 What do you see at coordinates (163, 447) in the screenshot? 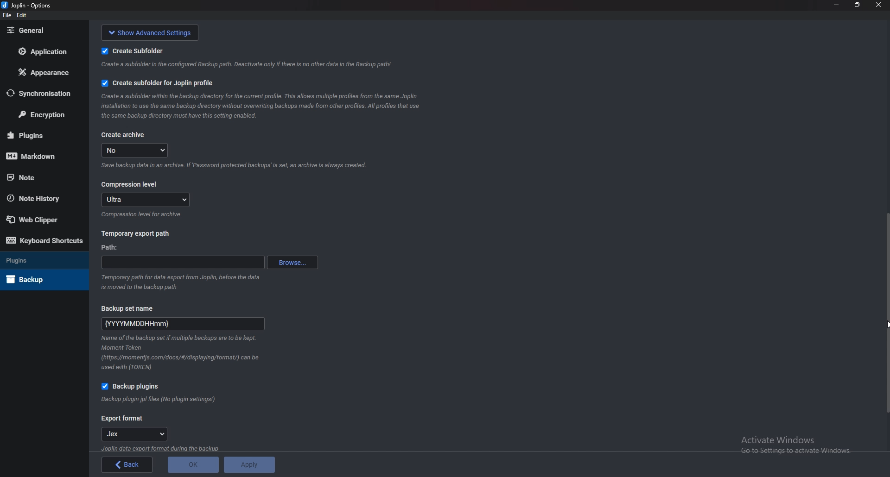
I see `Info` at bounding box center [163, 447].